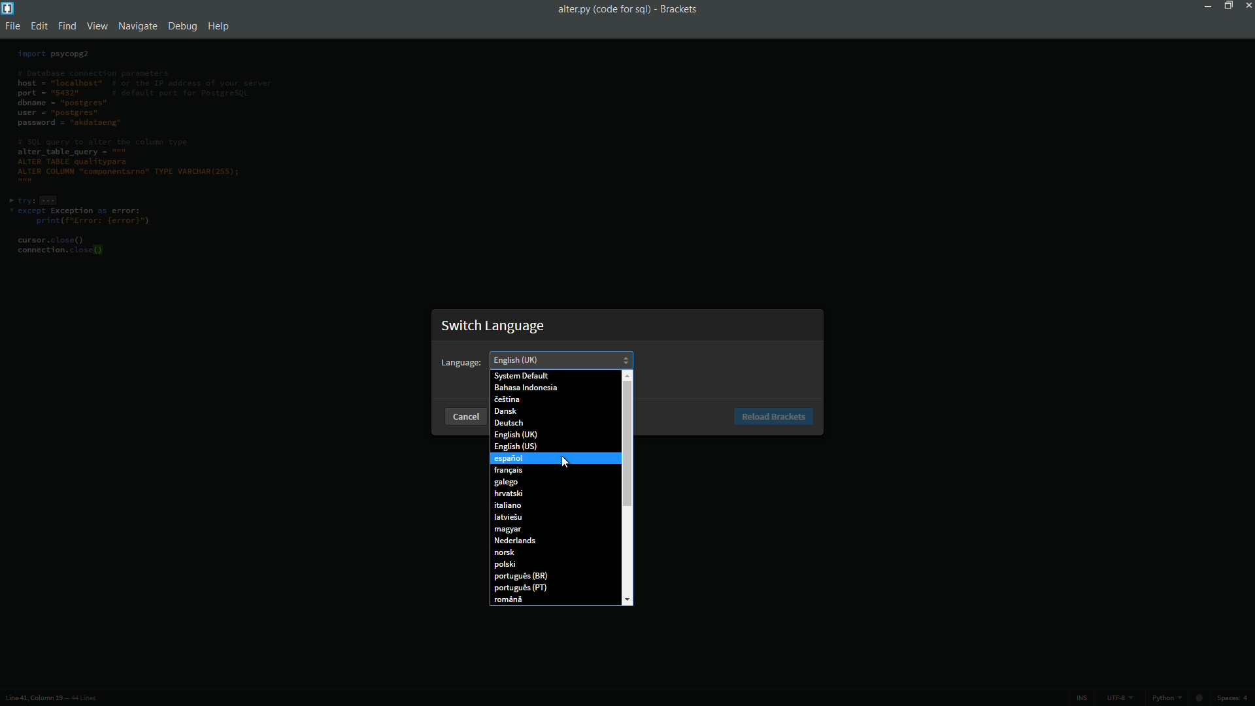 The width and height of the screenshot is (1255, 706). What do you see at coordinates (555, 359) in the screenshot?
I see `English (UK)` at bounding box center [555, 359].